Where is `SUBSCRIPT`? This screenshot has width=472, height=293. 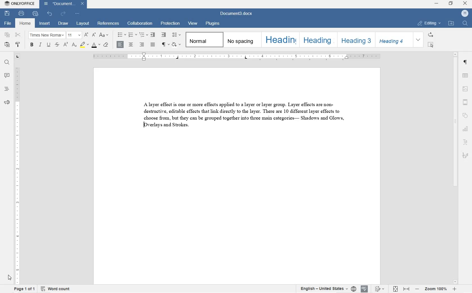 SUBSCRIPT is located at coordinates (74, 45).